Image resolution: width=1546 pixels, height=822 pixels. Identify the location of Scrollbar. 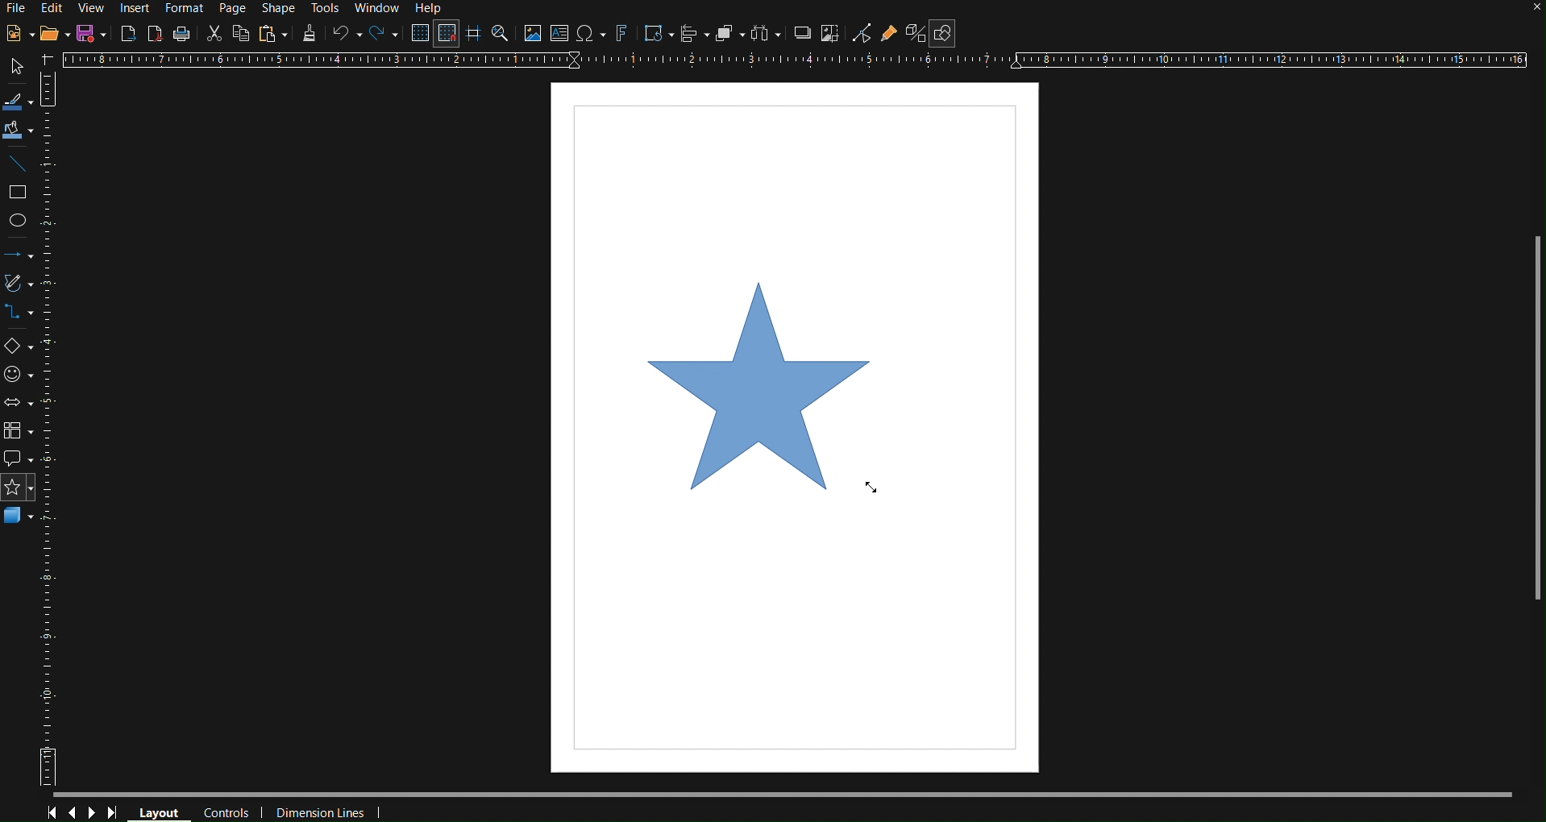
(783, 794).